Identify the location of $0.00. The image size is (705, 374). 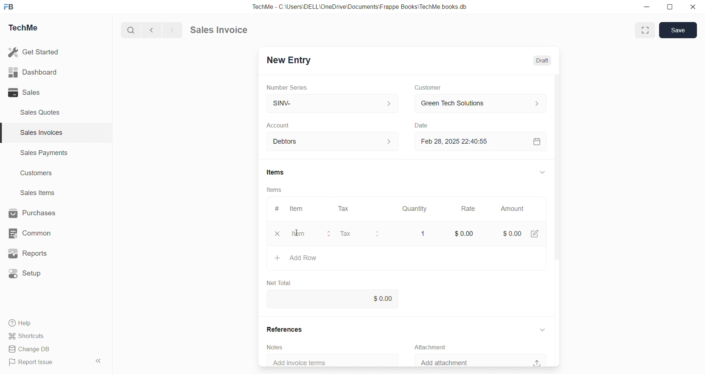
(513, 234).